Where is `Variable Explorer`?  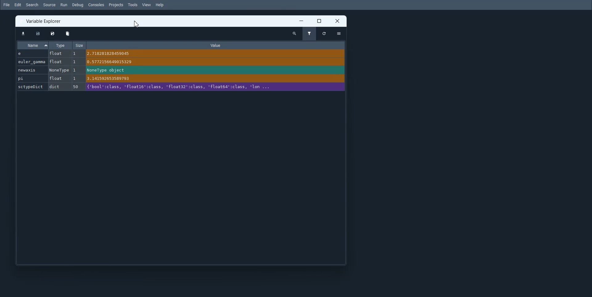 Variable Explorer is located at coordinates (44, 21).